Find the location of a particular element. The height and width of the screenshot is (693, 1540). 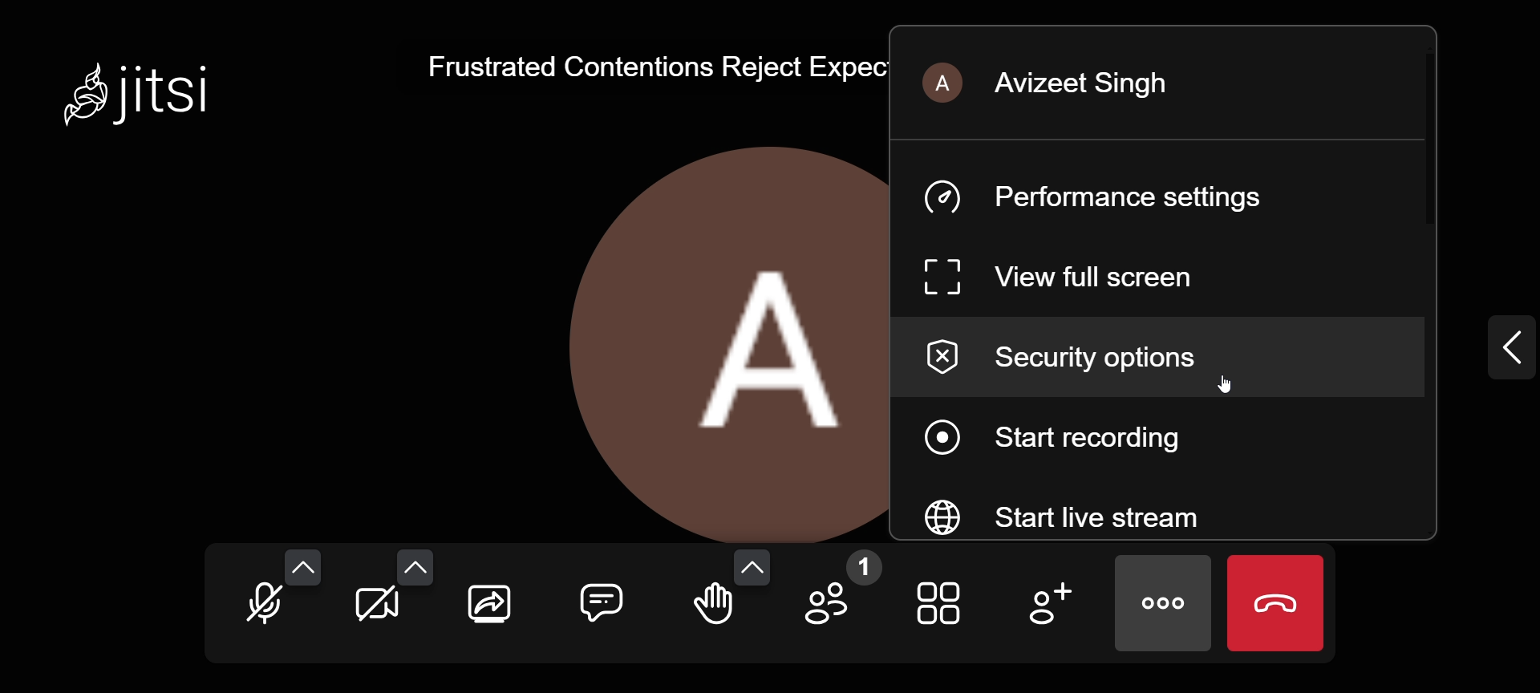

performance setting is located at coordinates (1105, 197).